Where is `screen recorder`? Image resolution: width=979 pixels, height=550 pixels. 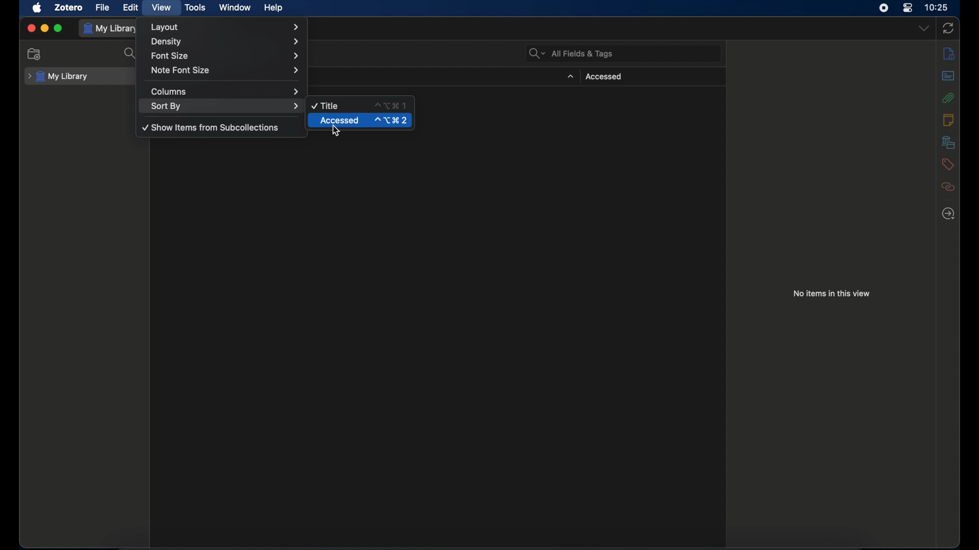
screen recorder is located at coordinates (884, 8).